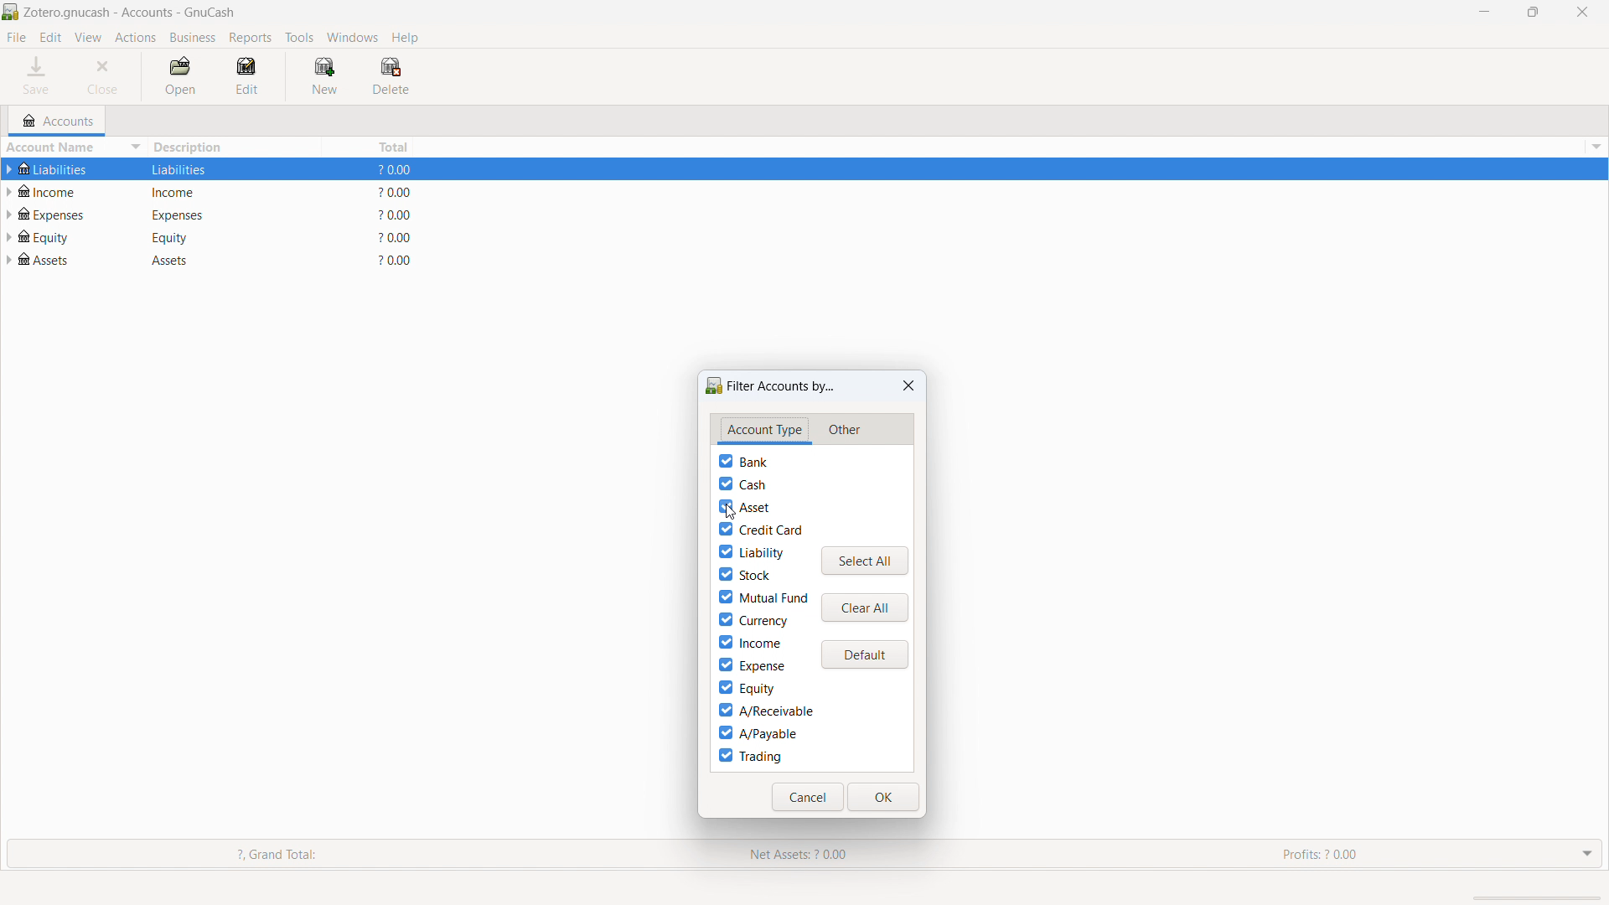 The height and width of the screenshot is (905, 1609). I want to click on equity, so click(189, 237).